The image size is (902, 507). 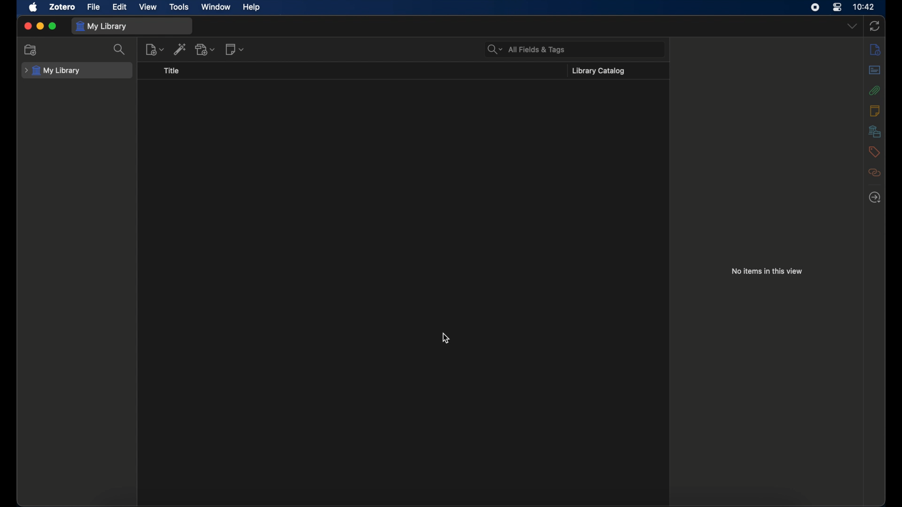 I want to click on related, so click(x=874, y=172).